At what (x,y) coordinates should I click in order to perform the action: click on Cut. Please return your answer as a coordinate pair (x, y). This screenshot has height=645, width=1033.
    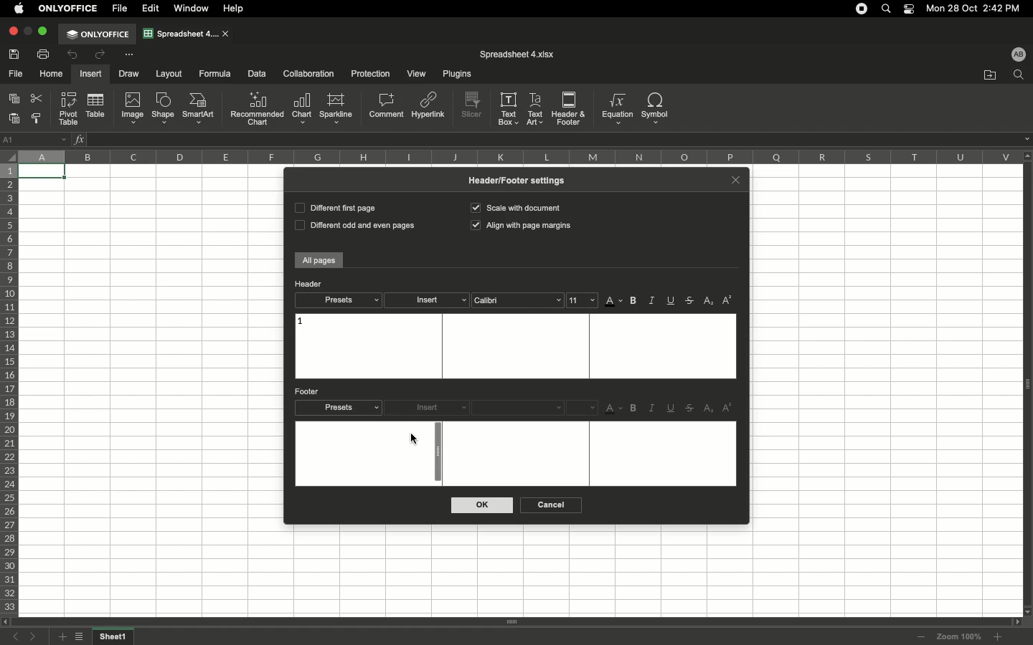
    Looking at the image, I should click on (38, 98).